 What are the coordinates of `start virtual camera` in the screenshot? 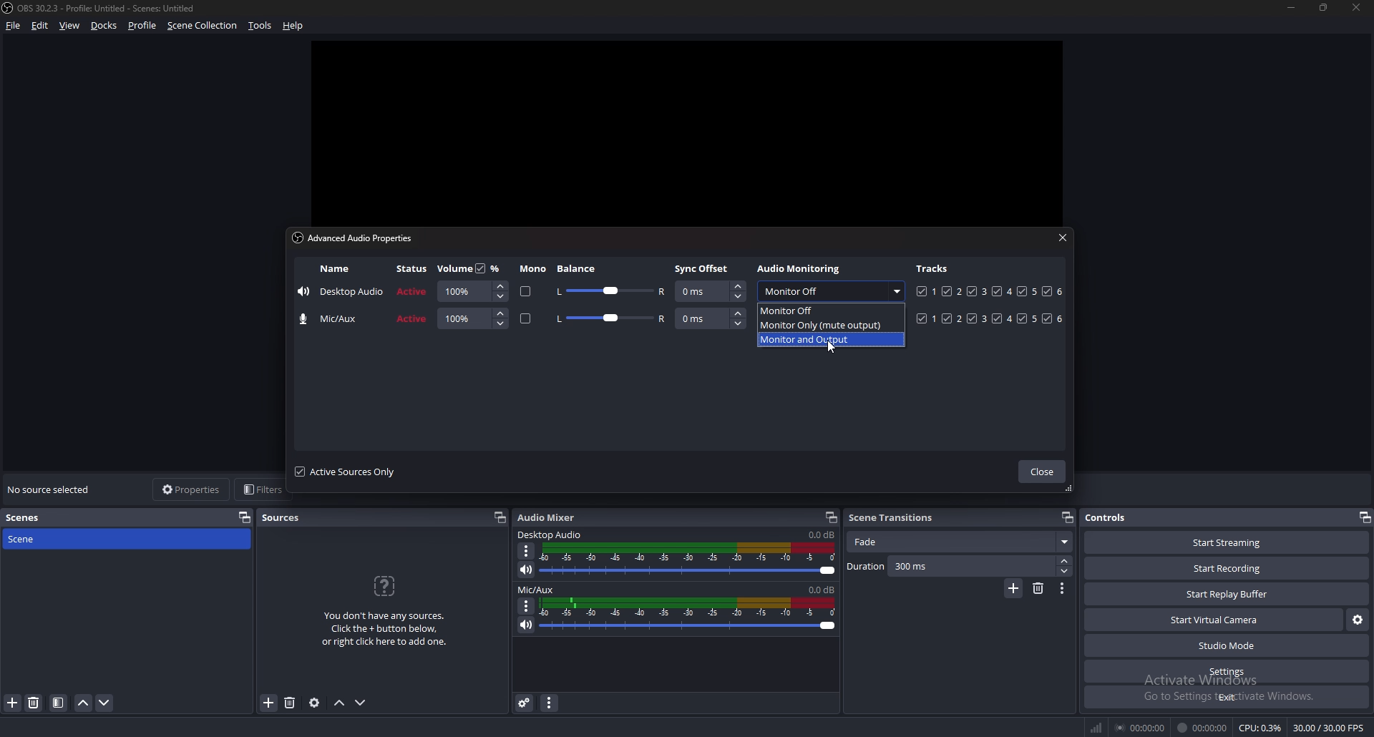 It's located at (1214, 620).